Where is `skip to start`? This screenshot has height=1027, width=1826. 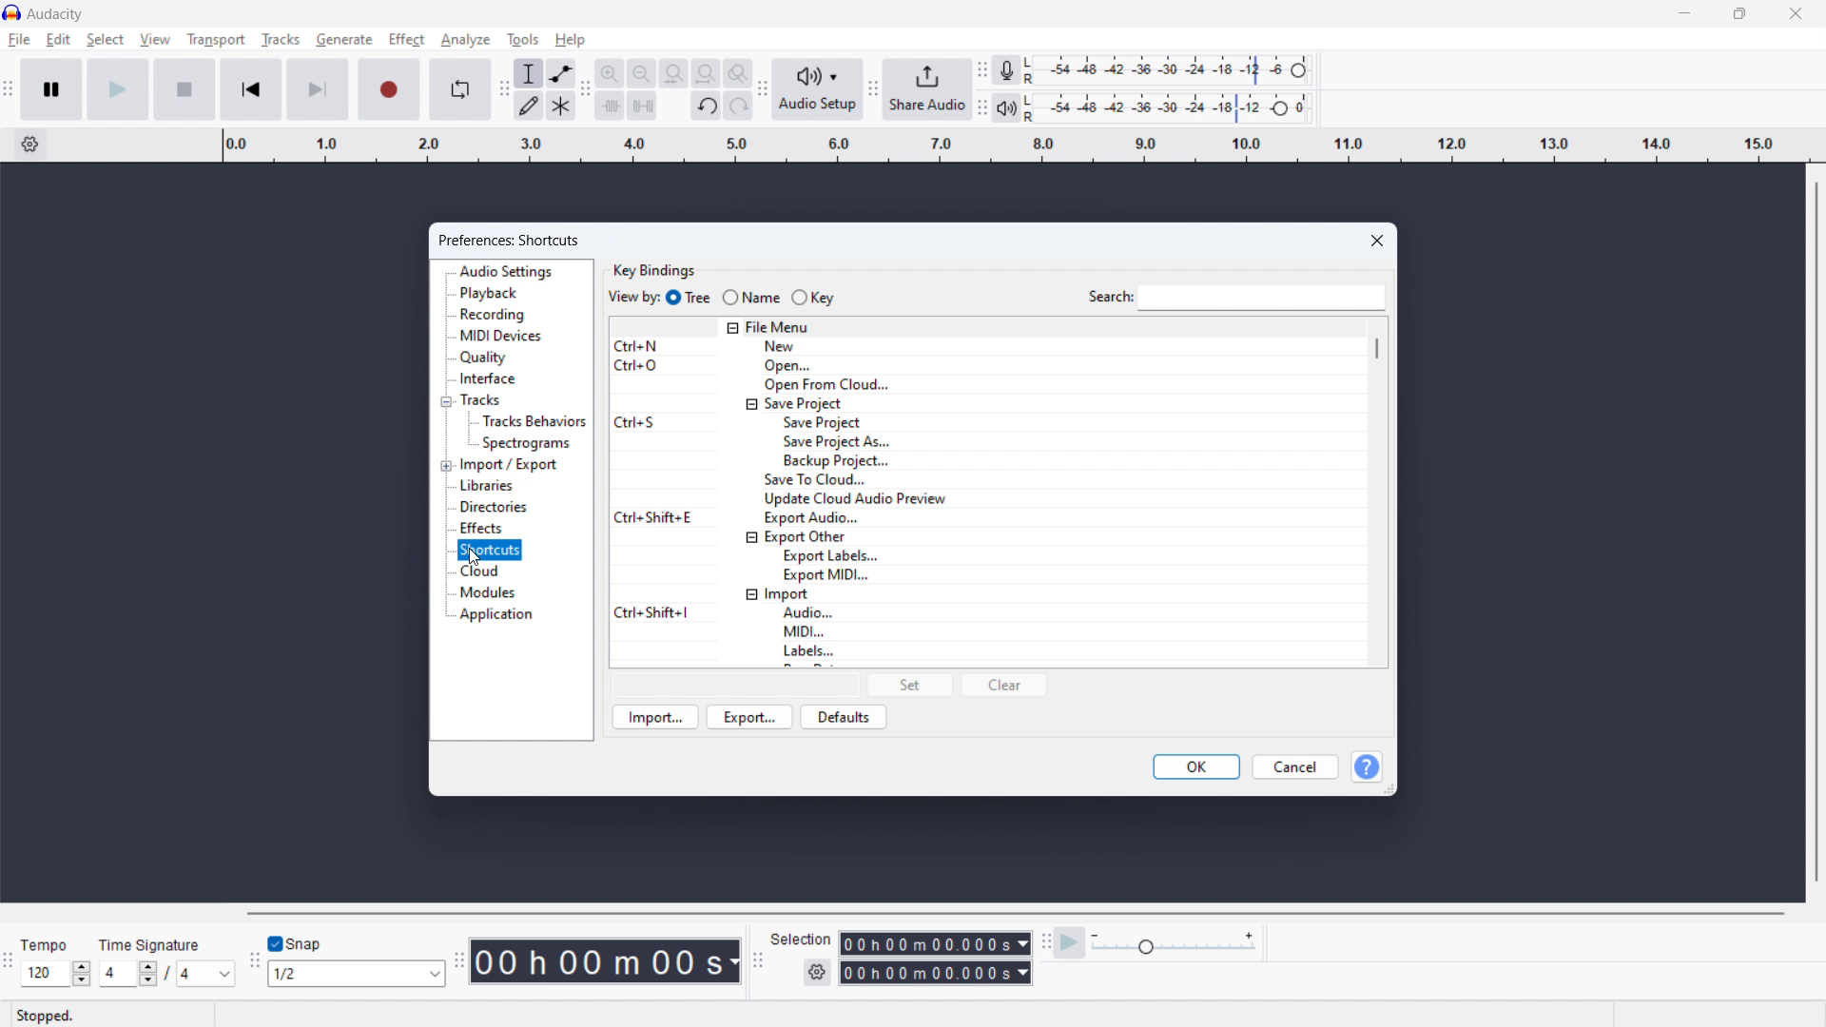 skip to start is located at coordinates (250, 89).